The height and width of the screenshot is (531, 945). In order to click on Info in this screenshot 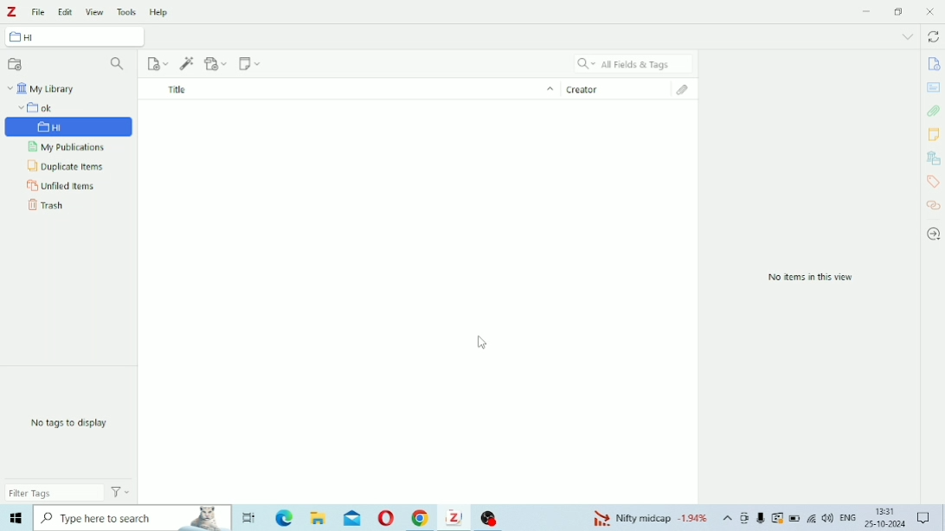, I will do `click(933, 64)`.